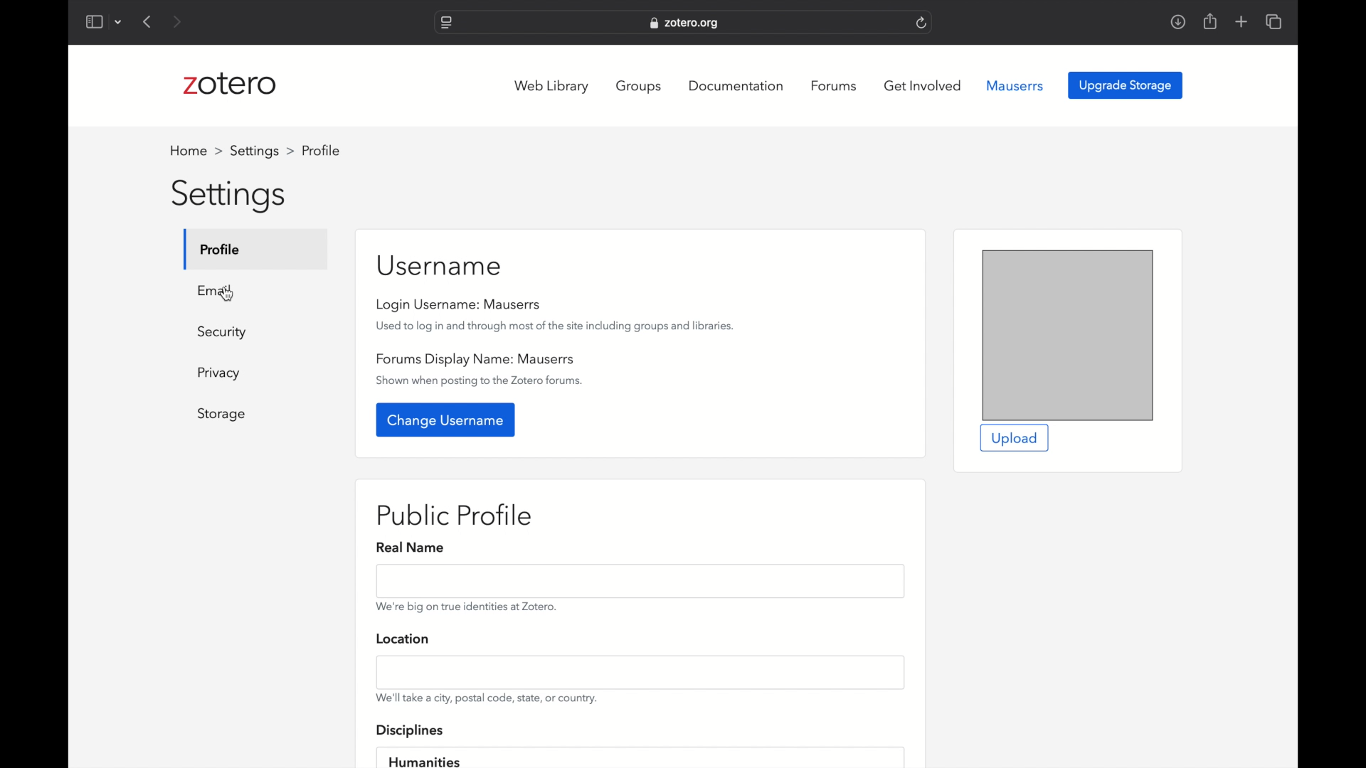  What do you see at coordinates (1066, 334) in the screenshot?
I see `preview` at bounding box center [1066, 334].